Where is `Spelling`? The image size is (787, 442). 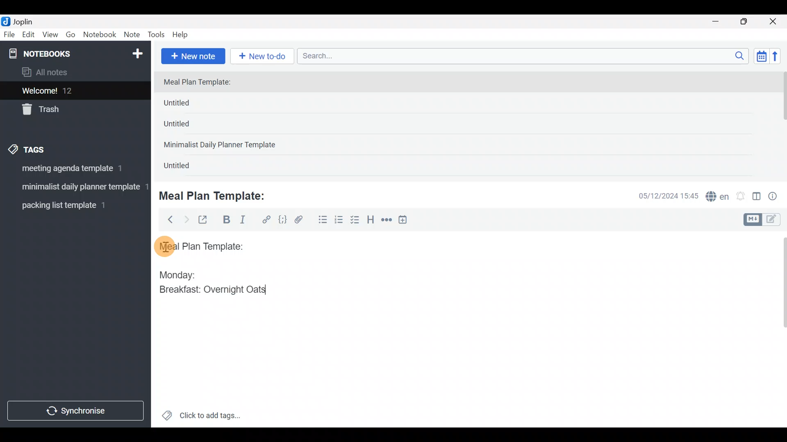
Spelling is located at coordinates (718, 197).